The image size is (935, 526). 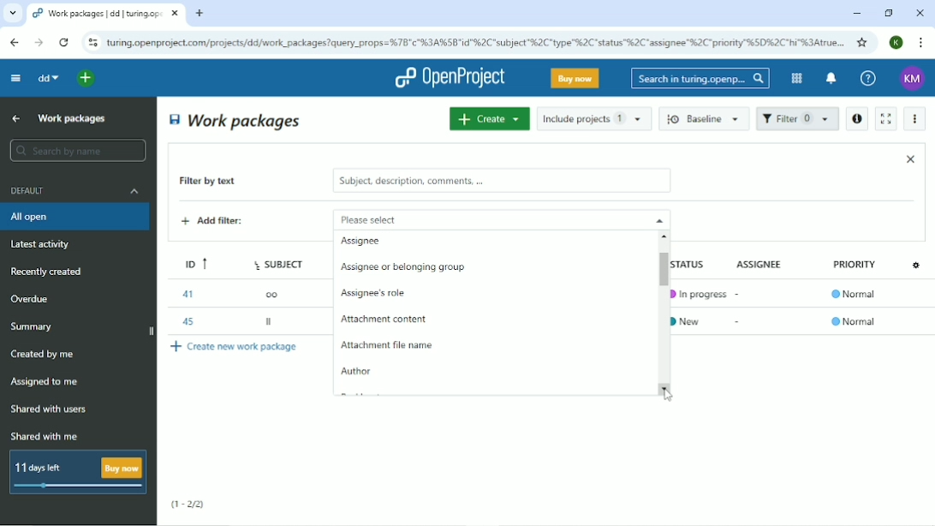 What do you see at coordinates (594, 118) in the screenshot?
I see `Include projects 1` at bounding box center [594, 118].